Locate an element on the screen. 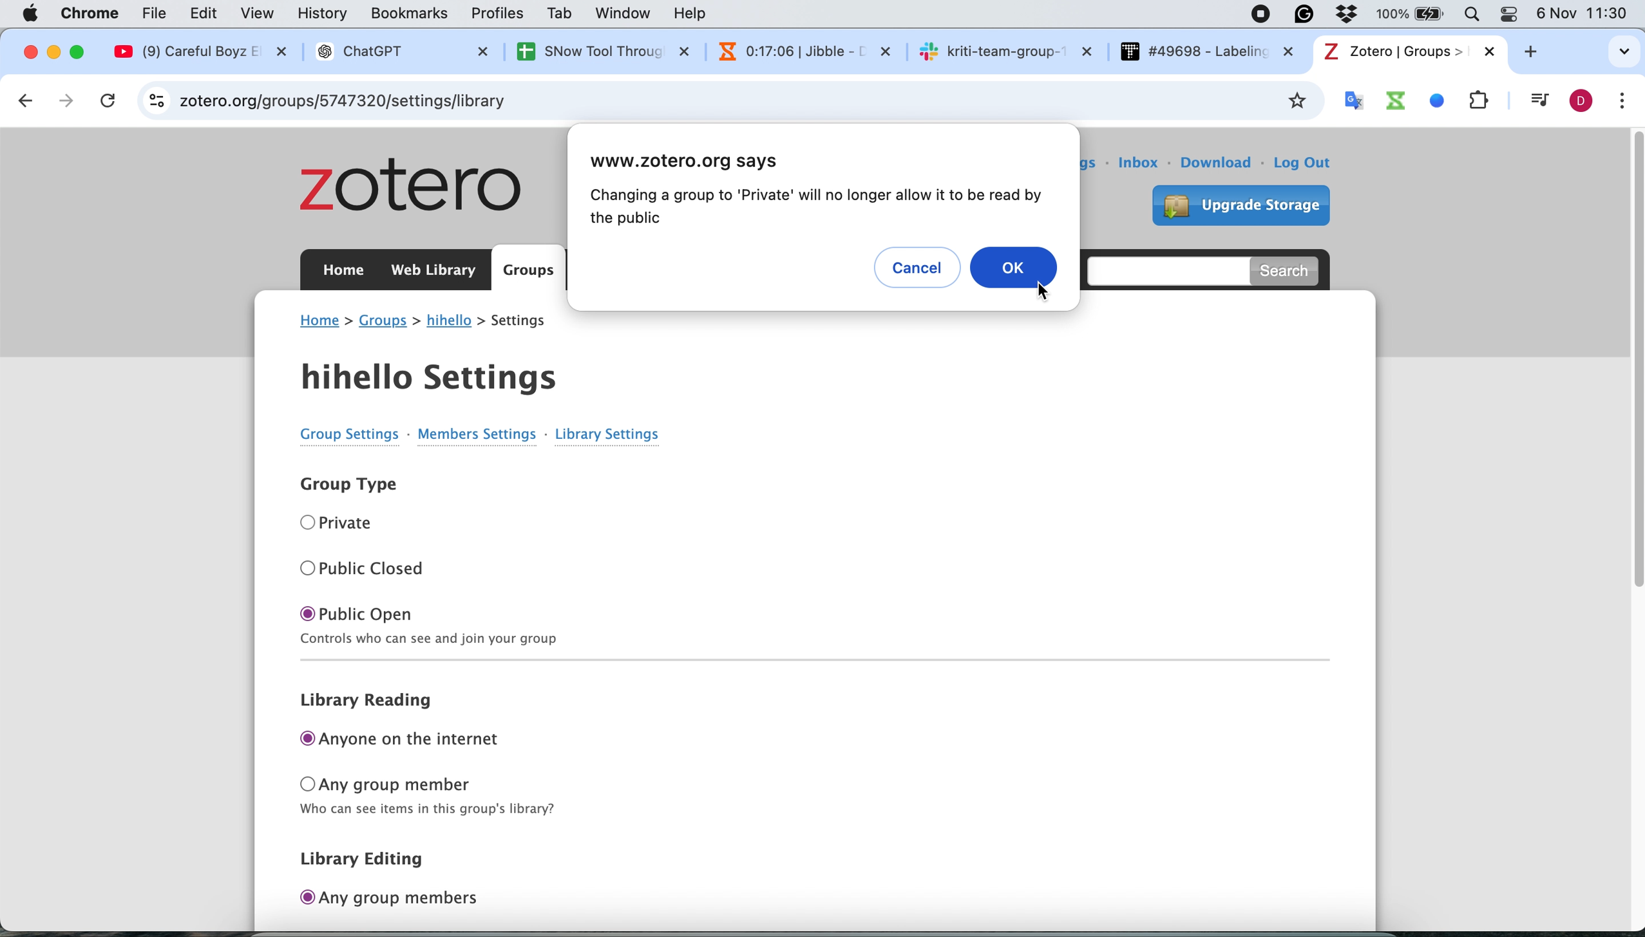 The height and width of the screenshot is (937, 1645). anyone on the internet is located at coordinates (410, 741).